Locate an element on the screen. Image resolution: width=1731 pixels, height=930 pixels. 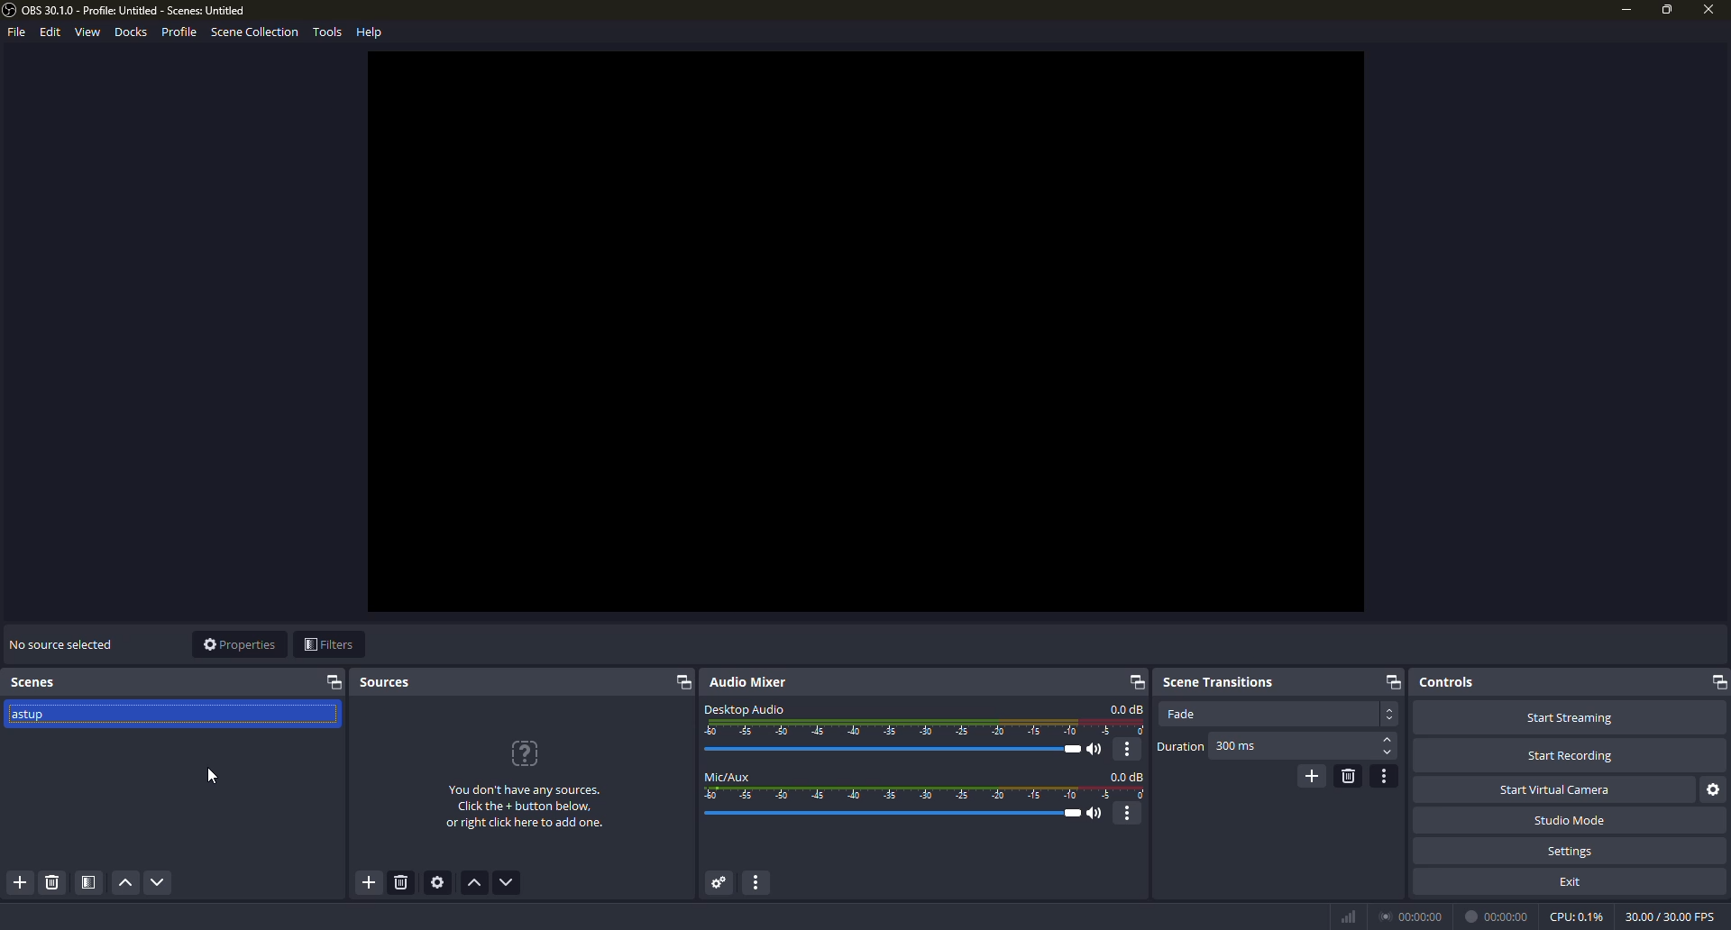
add scene is located at coordinates (22, 883).